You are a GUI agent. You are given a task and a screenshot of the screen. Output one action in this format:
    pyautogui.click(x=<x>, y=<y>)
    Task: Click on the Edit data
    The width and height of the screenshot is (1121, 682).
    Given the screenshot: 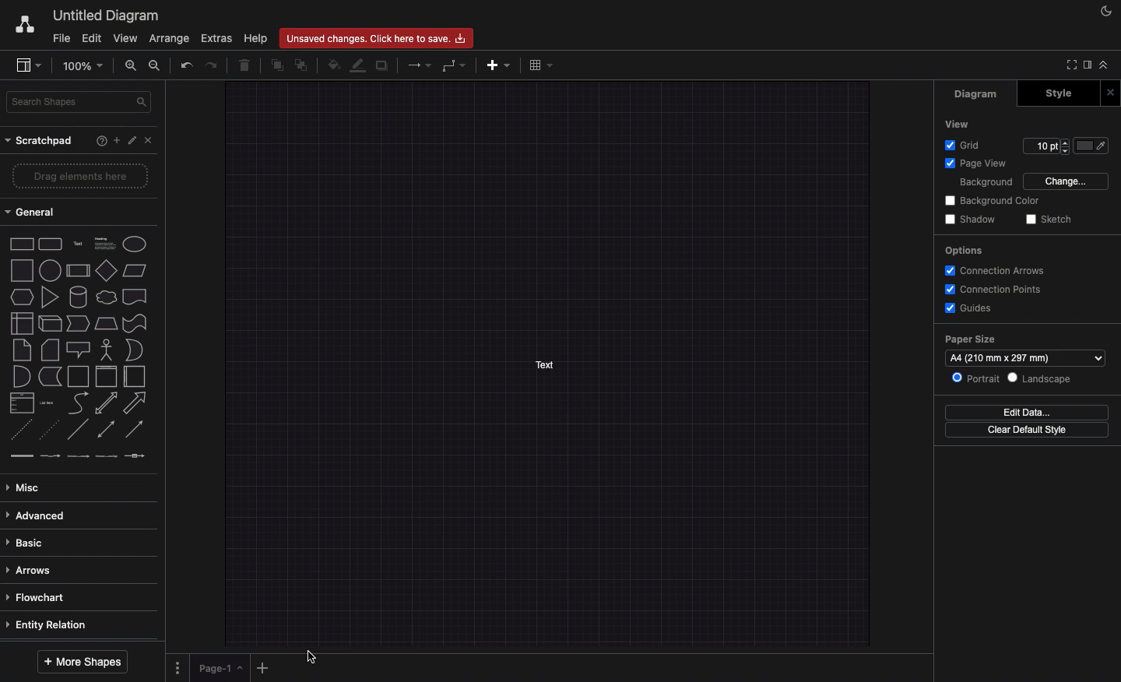 What is the action you would take?
    pyautogui.click(x=1026, y=413)
    